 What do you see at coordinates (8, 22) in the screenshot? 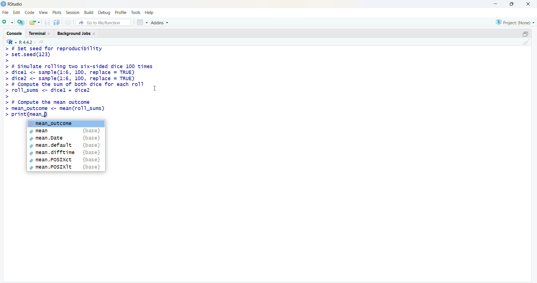
I see `add file as` at bounding box center [8, 22].